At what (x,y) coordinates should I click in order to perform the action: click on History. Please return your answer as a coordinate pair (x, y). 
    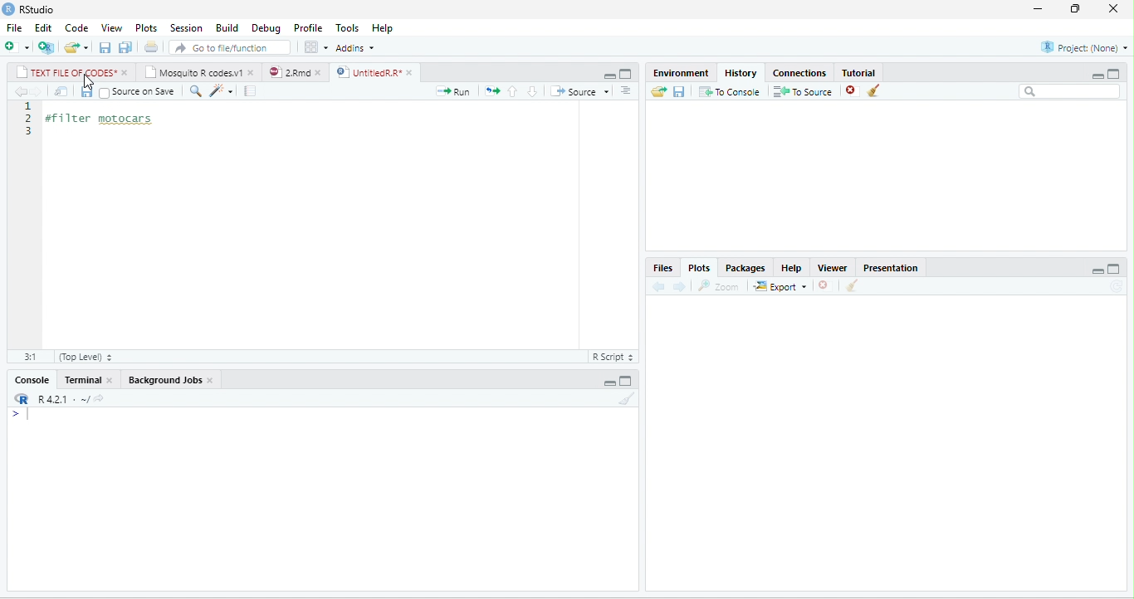
    Looking at the image, I should click on (741, 73).